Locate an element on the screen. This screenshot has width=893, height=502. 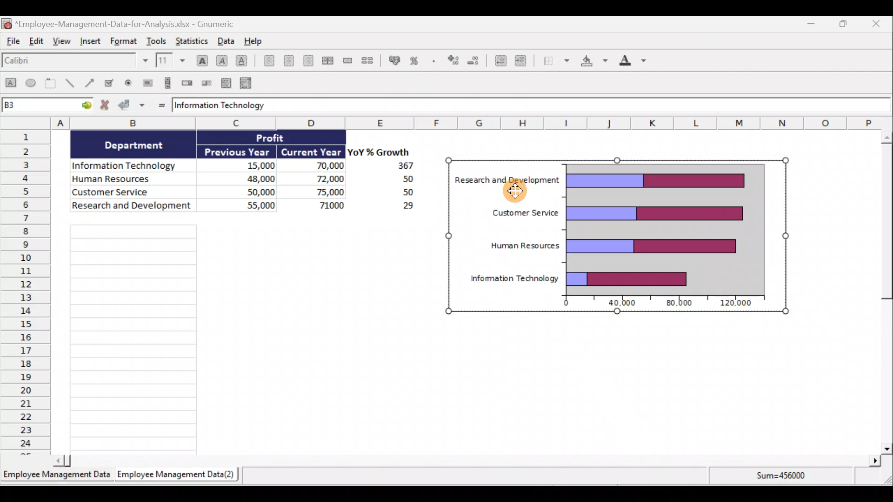
Close is located at coordinates (882, 23).